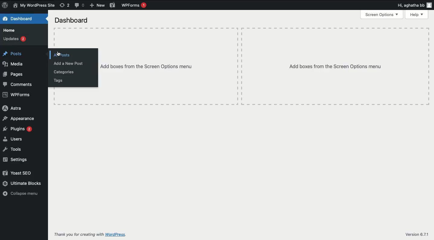 The height and width of the screenshot is (240, 434). Describe the element at coordinates (59, 53) in the screenshot. I see `cursor` at that location.